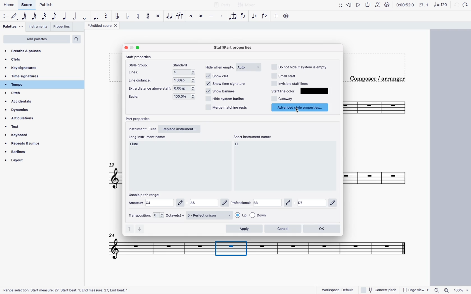  I want to click on articulations, so click(27, 118).